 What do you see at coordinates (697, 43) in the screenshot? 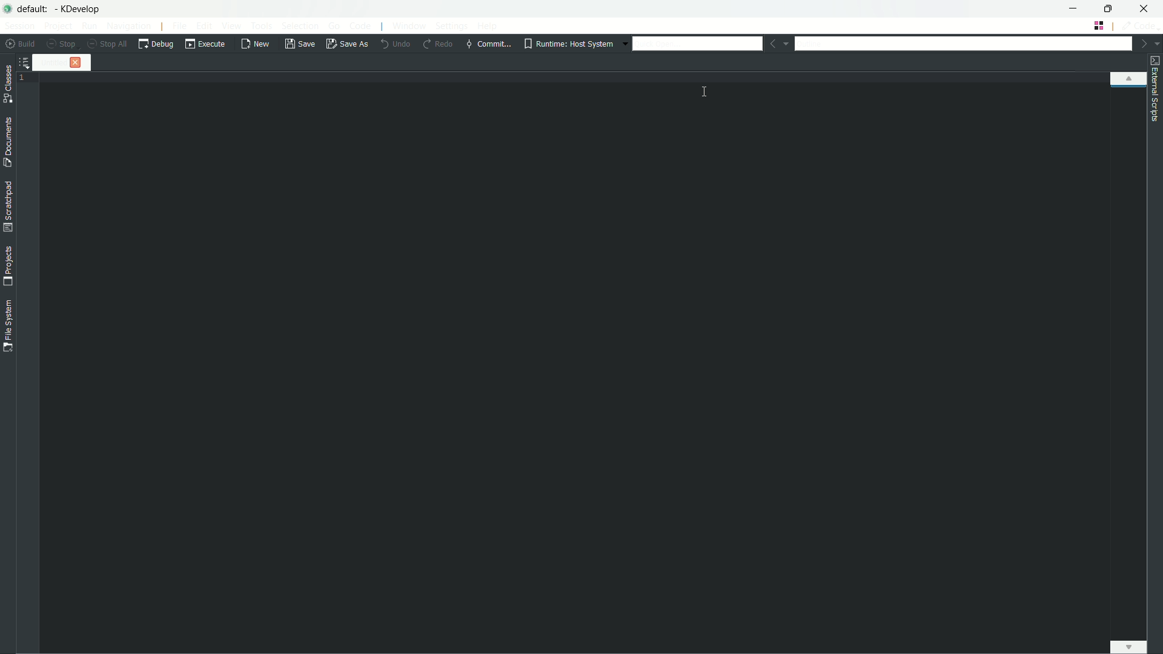
I see `quick open` at bounding box center [697, 43].